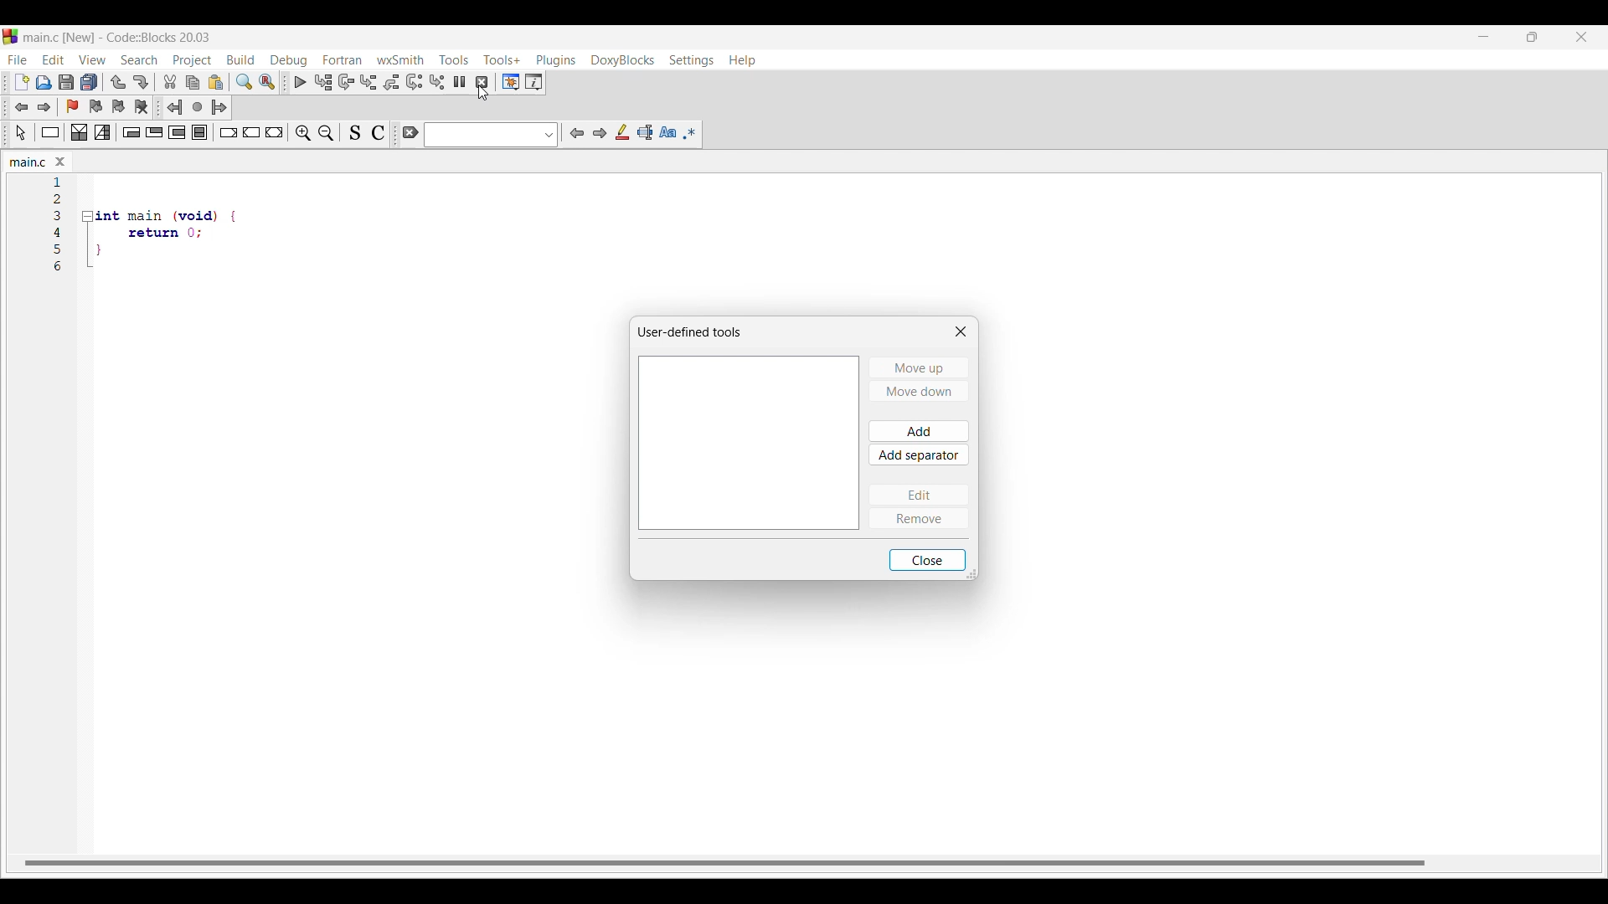  Describe the element at coordinates (971, 574) in the screenshot. I see `Change dimension of box` at that location.